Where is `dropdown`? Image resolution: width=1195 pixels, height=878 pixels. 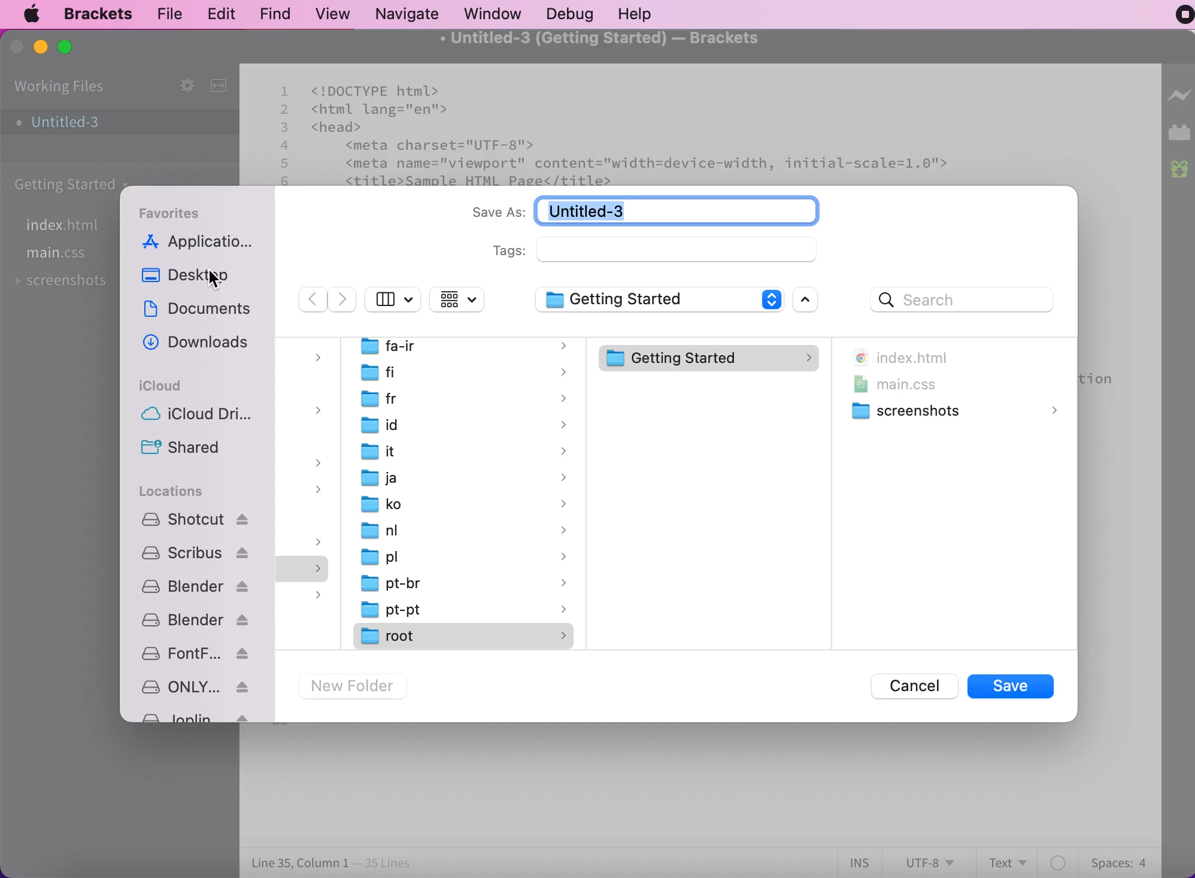 dropdown is located at coordinates (318, 595).